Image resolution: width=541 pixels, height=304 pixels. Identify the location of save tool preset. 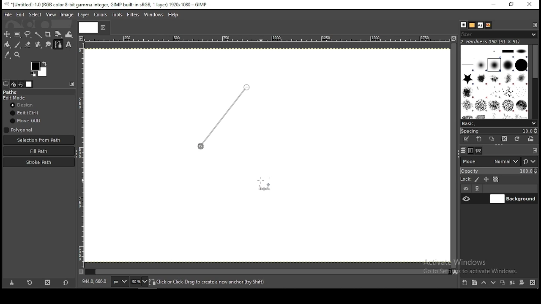
(11, 283).